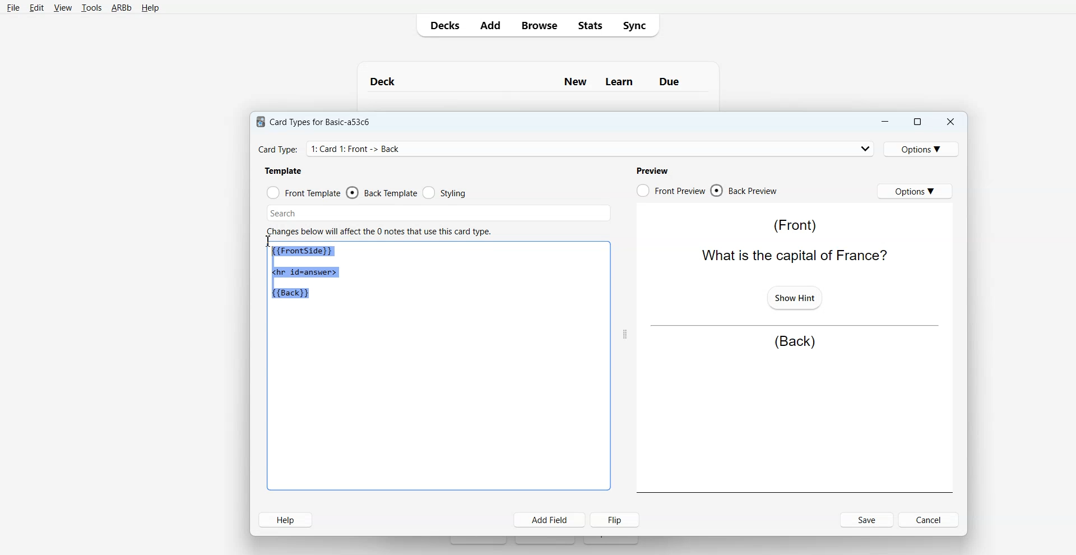 The image size is (1076, 555). I want to click on Styling, so click(446, 193).